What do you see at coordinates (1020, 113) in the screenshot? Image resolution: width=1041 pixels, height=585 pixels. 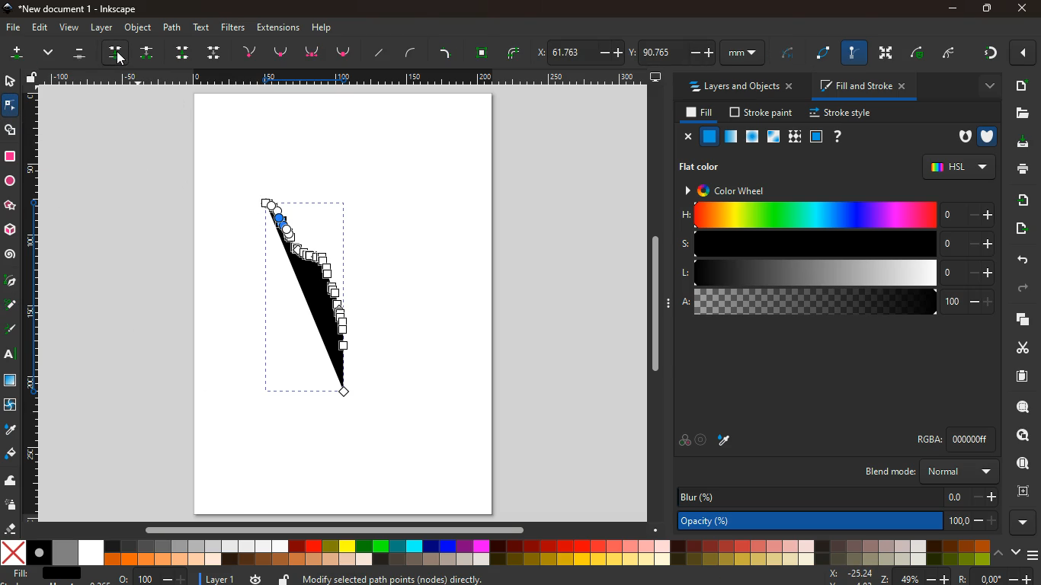 I see `files` at bounding box center [1020, 113].